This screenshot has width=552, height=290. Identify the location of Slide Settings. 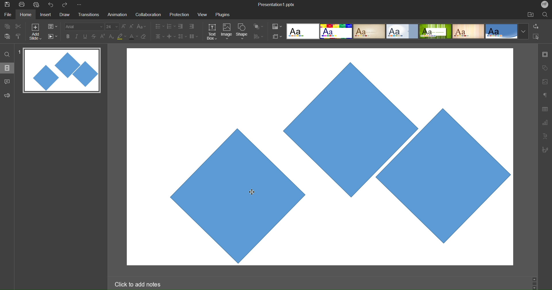
(53, 26).